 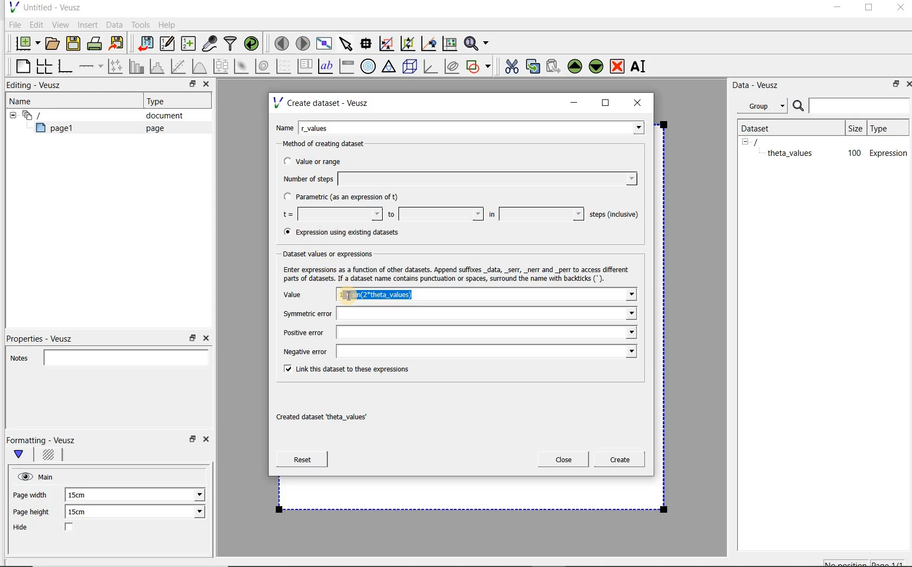 What do you see at coordinates (761, 127) in the screenshot?
I see `Dataset` at bounding box center [761, 127].